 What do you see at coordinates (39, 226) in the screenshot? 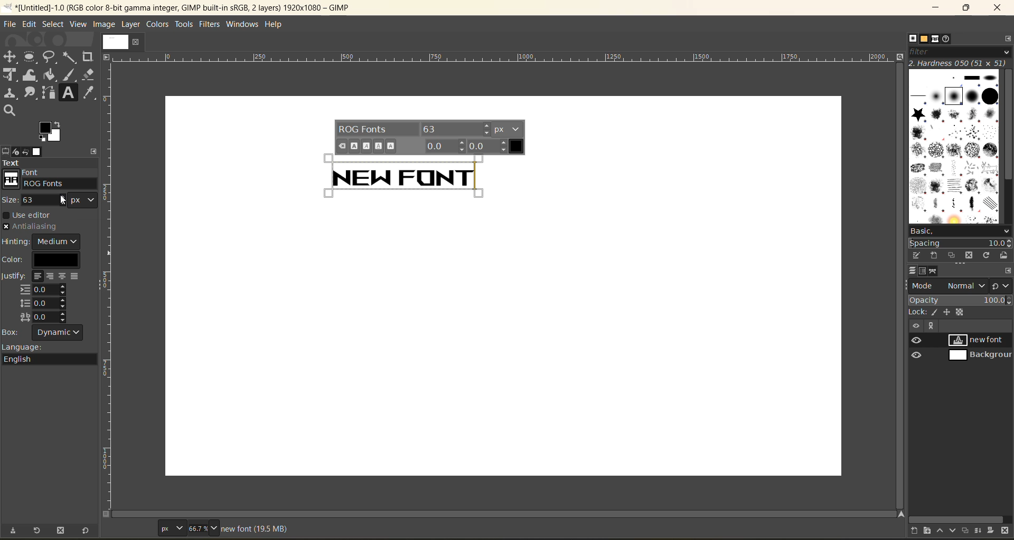
I see `anitaliasing` at bounding box center [39, 226].